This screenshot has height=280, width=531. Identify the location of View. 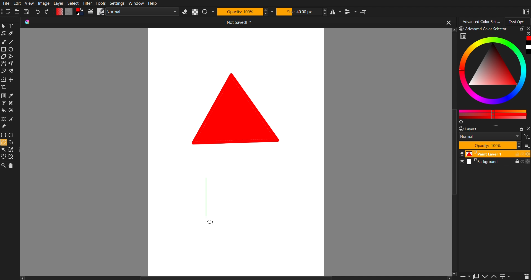
(29, 3).